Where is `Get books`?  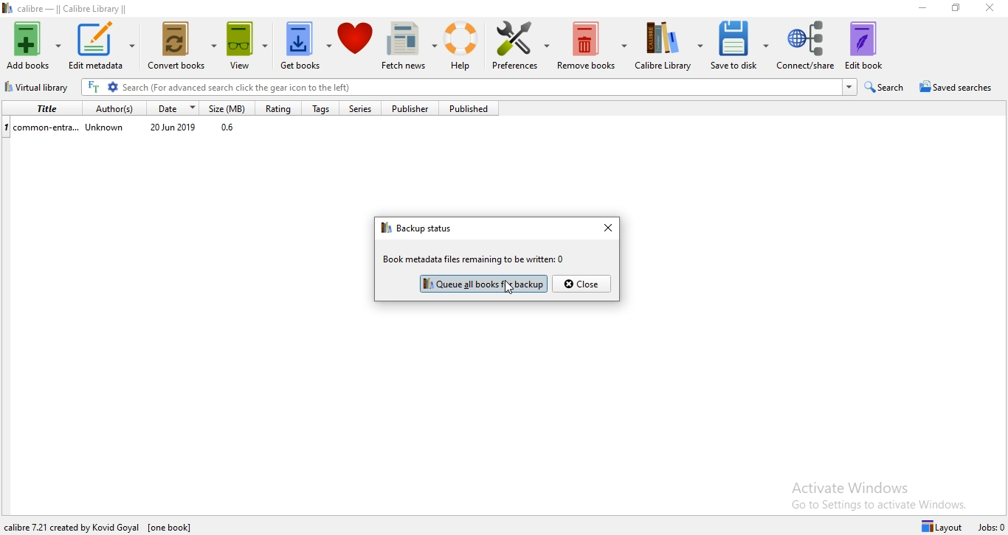 Get books is located at coordinates (305, 48).